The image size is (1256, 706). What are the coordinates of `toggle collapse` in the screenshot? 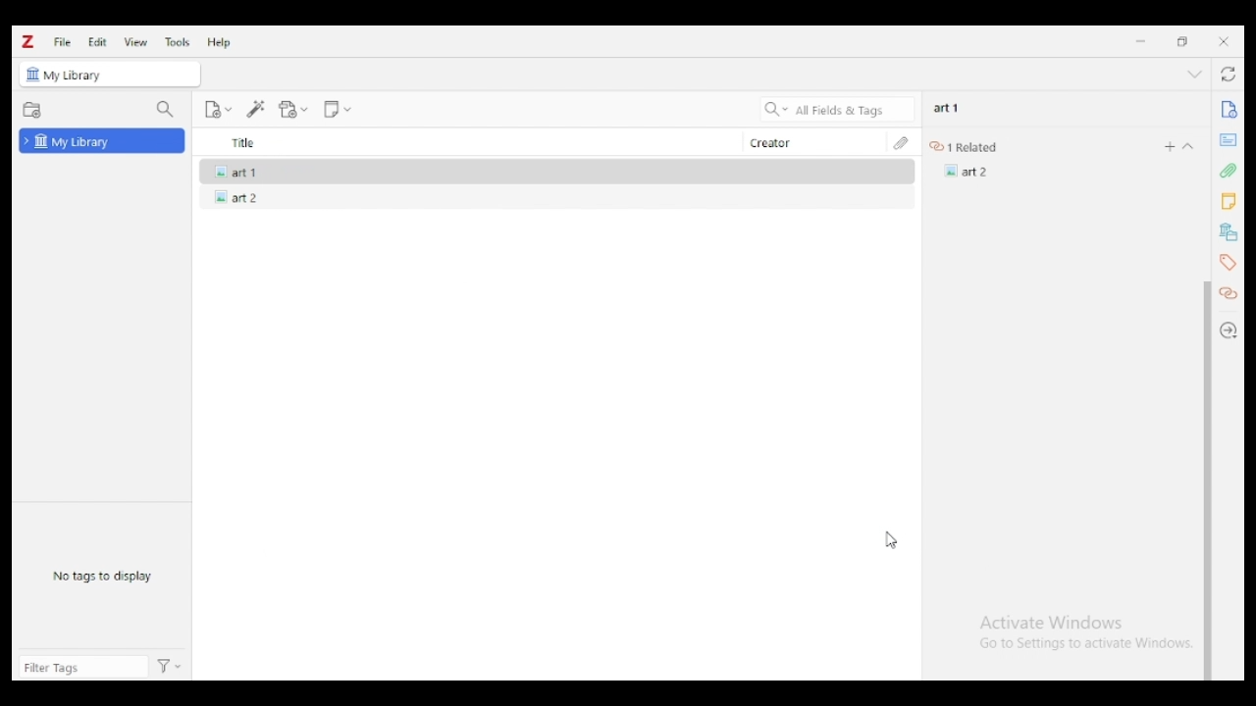 It's located at (1195, 74).